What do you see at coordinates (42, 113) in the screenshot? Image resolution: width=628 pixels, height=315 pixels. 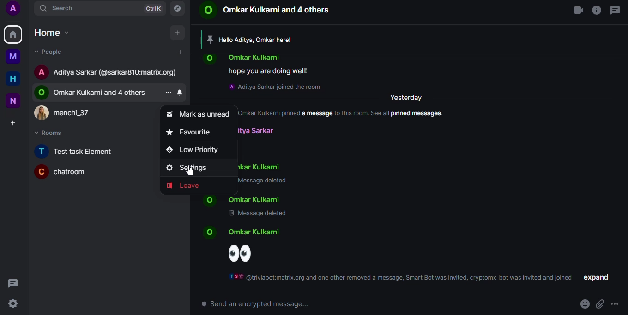 I see `profile image` at bounding box center [42, 113].